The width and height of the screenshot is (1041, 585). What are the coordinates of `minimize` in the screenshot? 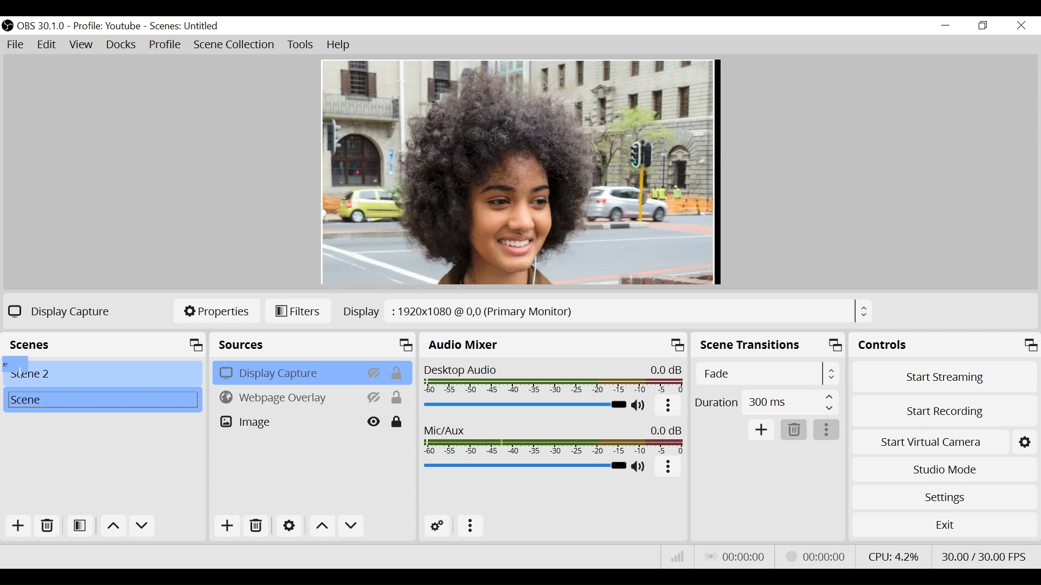 It's located at (944, 25).